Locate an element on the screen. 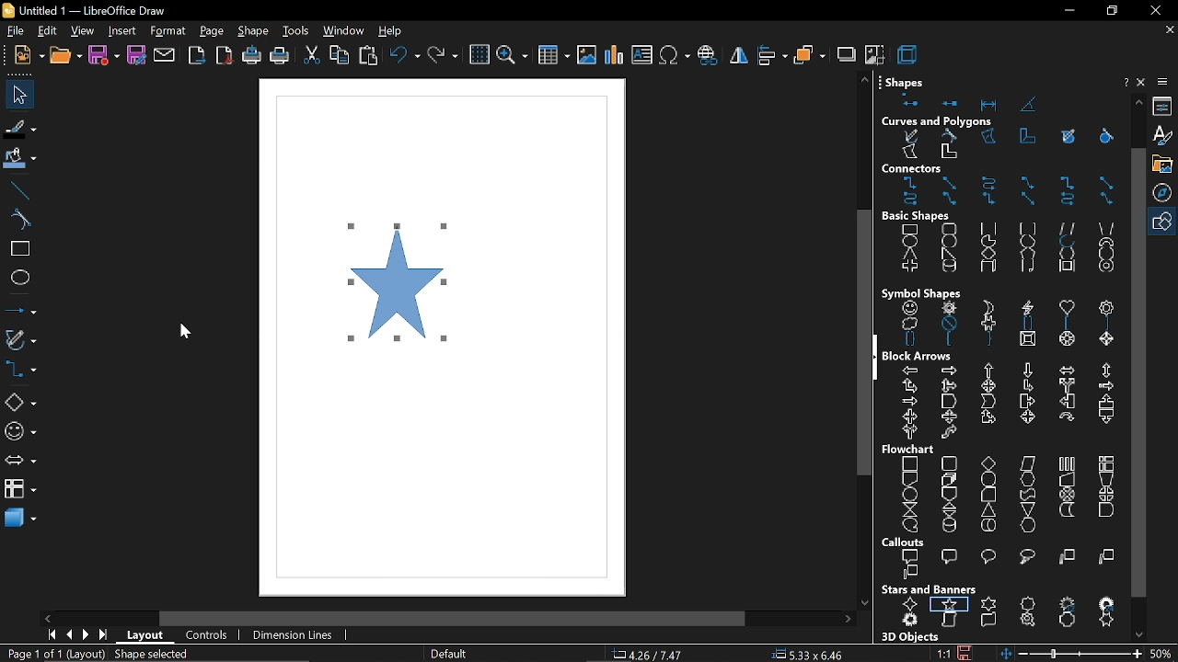 The image size is (1178, 662). curve is located at coordinates (17, 219).